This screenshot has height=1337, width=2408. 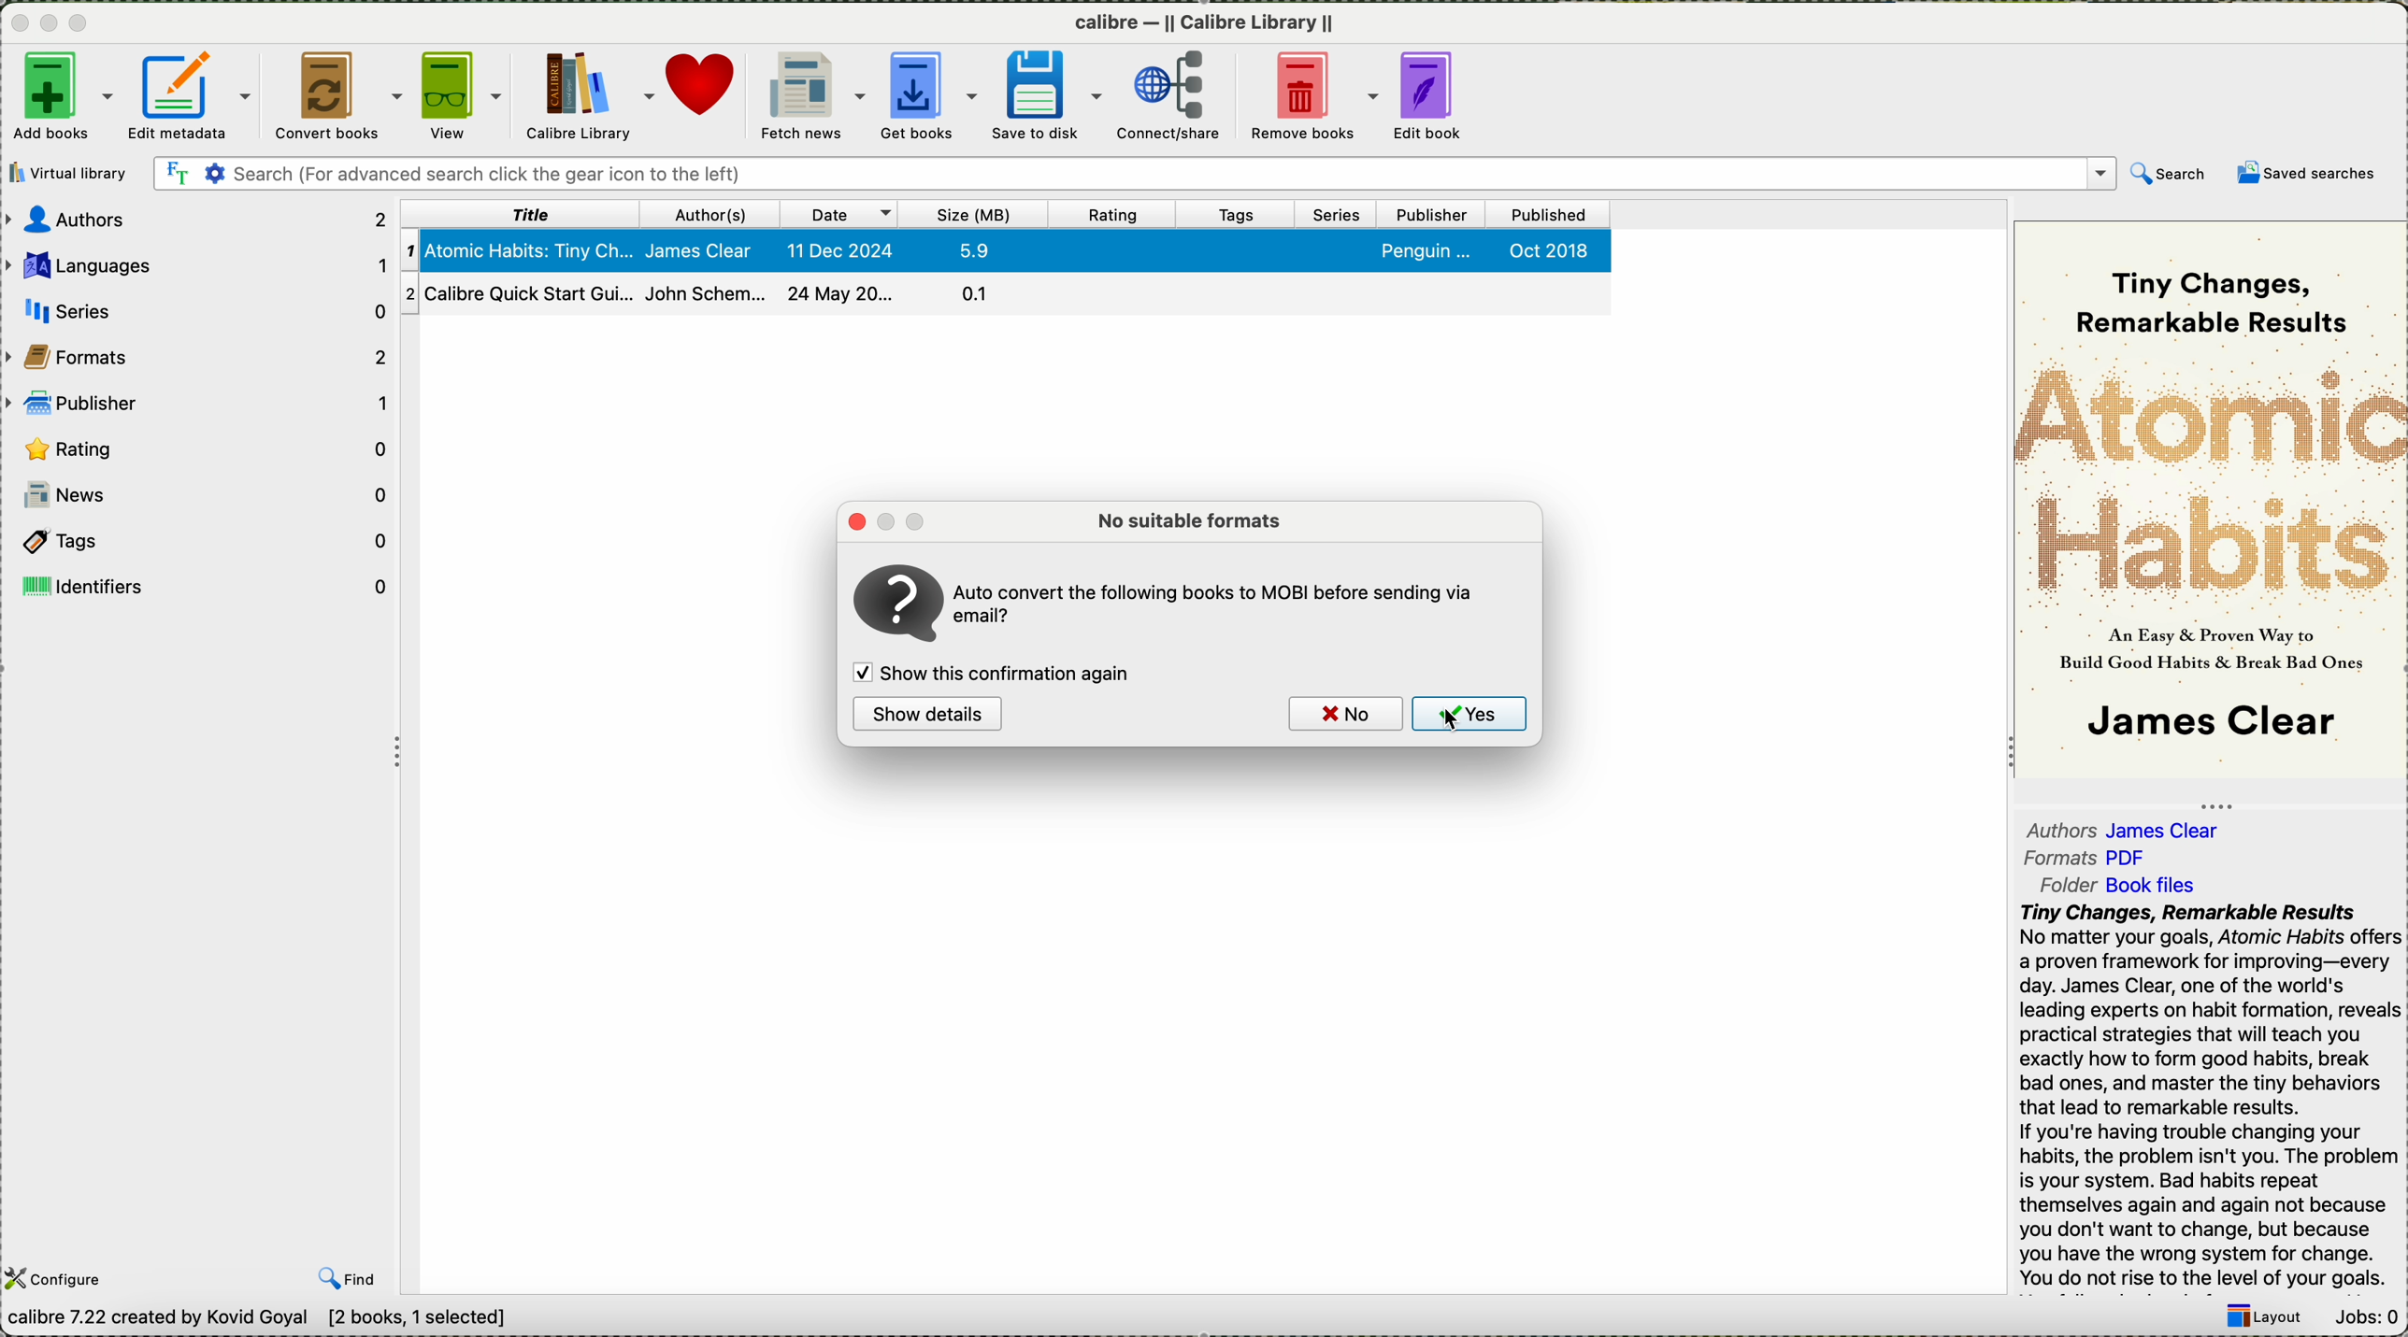 I want to click on title, so click(x=526, y=212).